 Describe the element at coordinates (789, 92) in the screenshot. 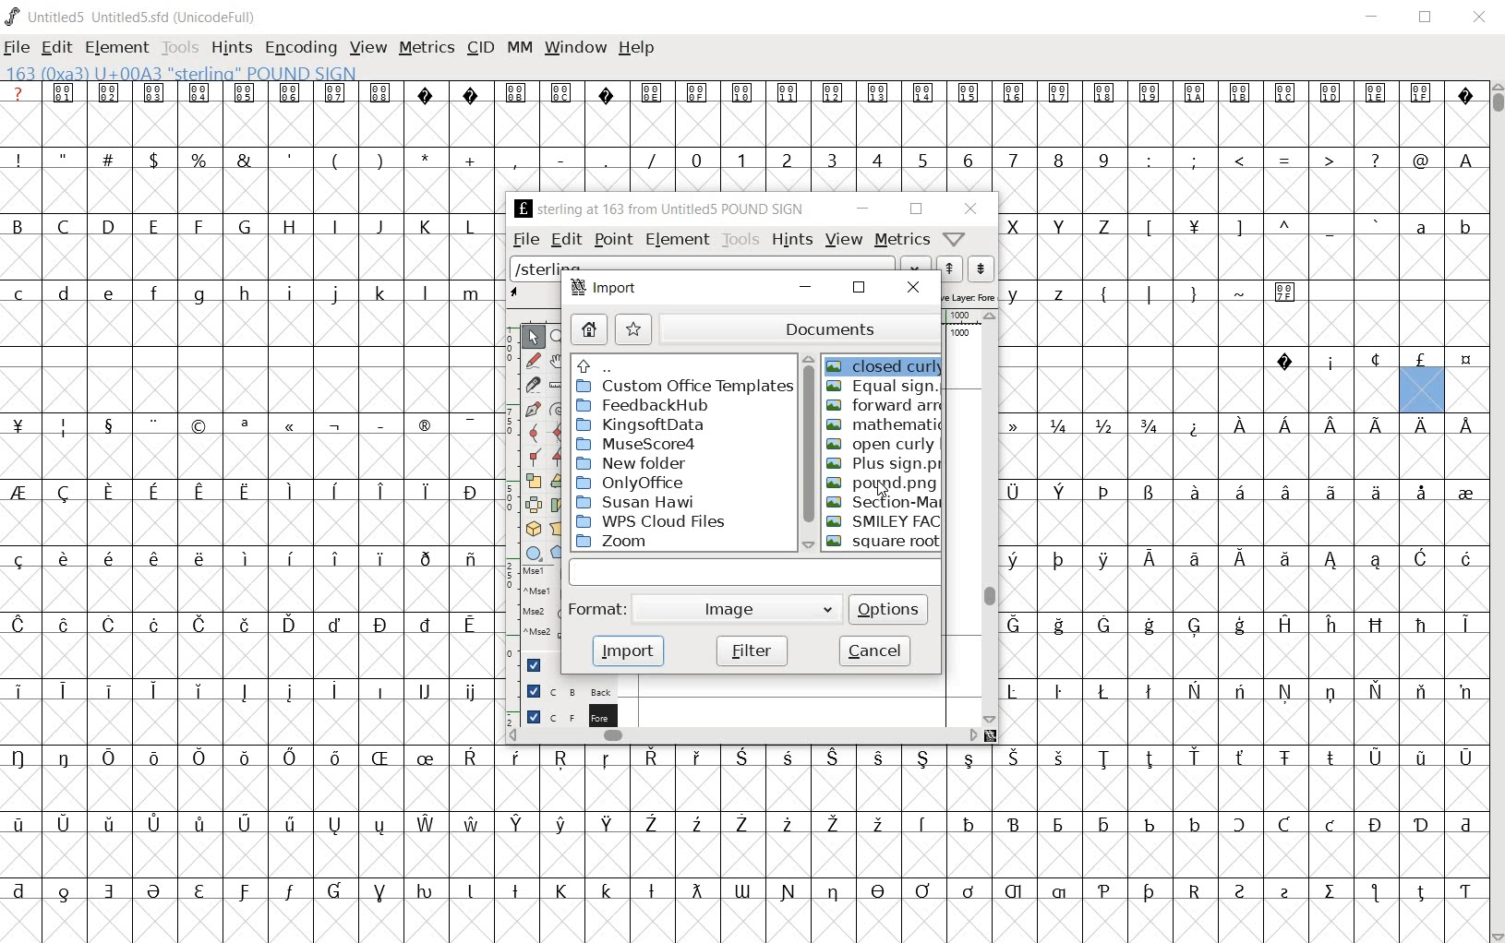

I see `Symbol` at that location.